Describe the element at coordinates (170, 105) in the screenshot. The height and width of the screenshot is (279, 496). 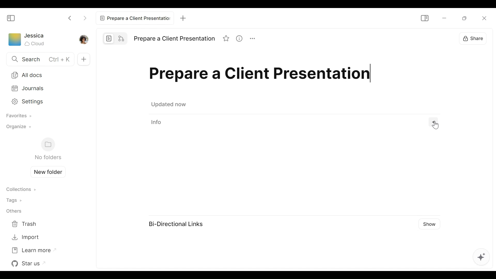
I see `Updated now` at that location.